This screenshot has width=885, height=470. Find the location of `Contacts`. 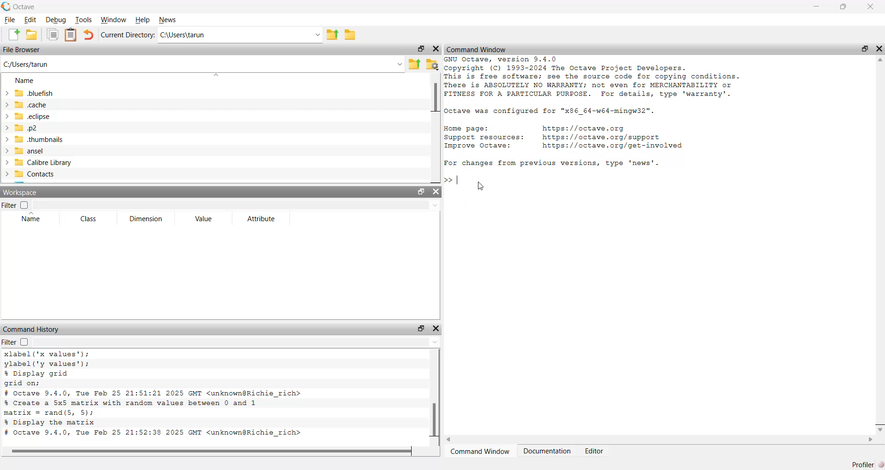

Contacts is located at coordinates (43, 175).